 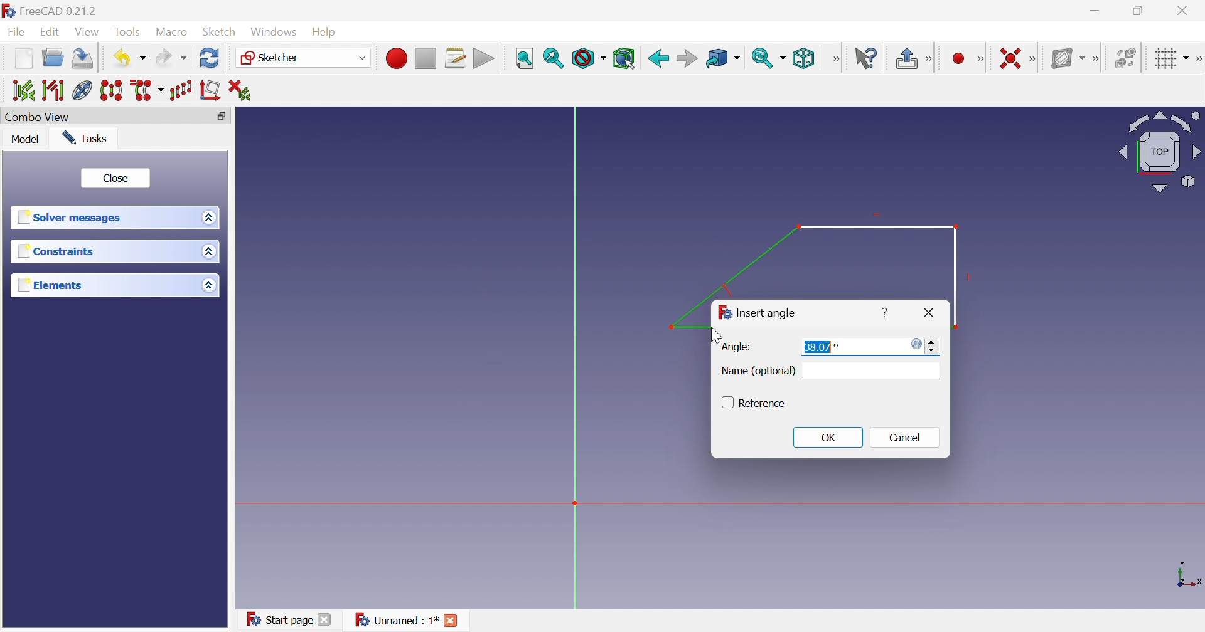 What do you see at coordinates (51, 33) in the screenshot?
I see `Edit` at bounding box center [51, 33].